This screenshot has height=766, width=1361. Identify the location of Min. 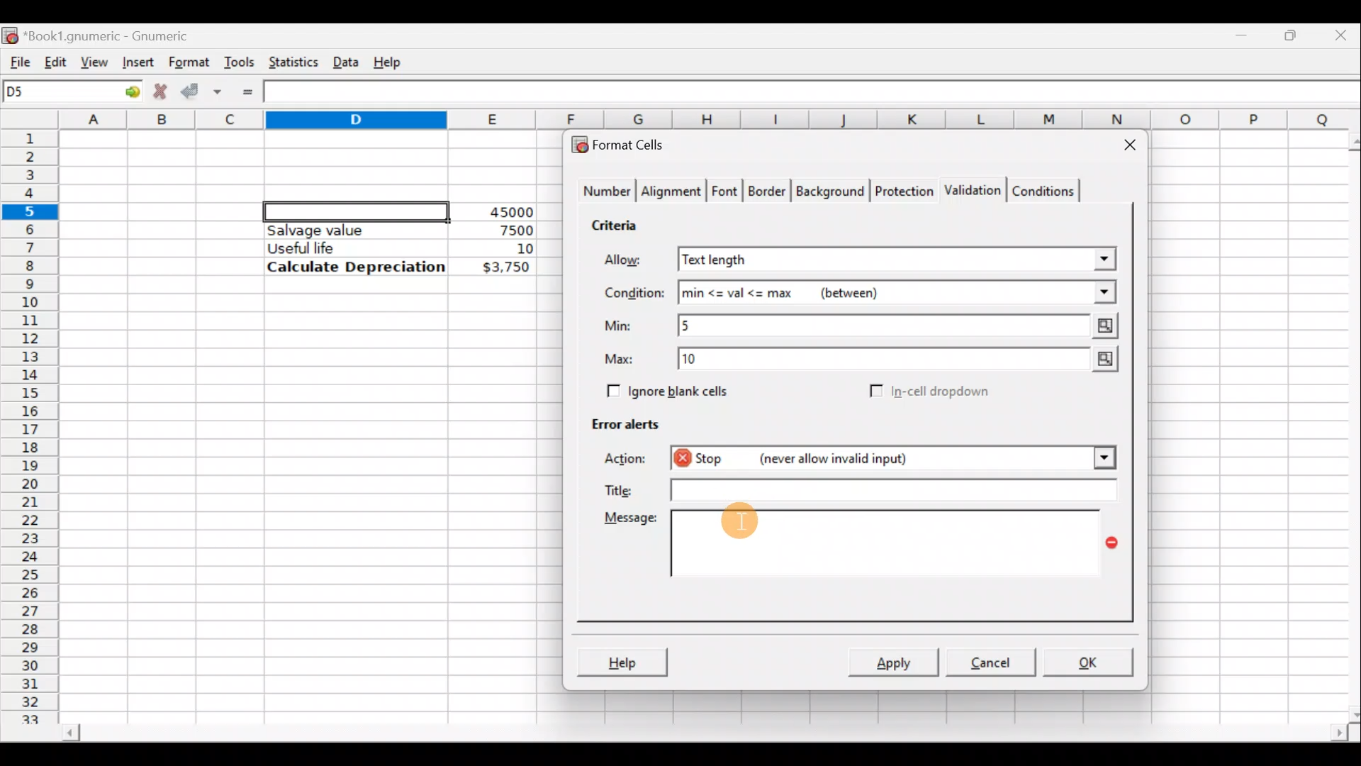
(621, 326).